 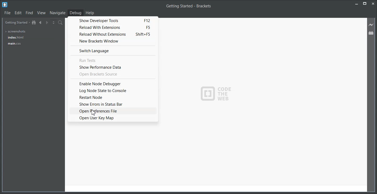 What do you see at coordinates (34, 23) in the screenshot?
I see `Show in the file tree` at bounding box center [34, 23].